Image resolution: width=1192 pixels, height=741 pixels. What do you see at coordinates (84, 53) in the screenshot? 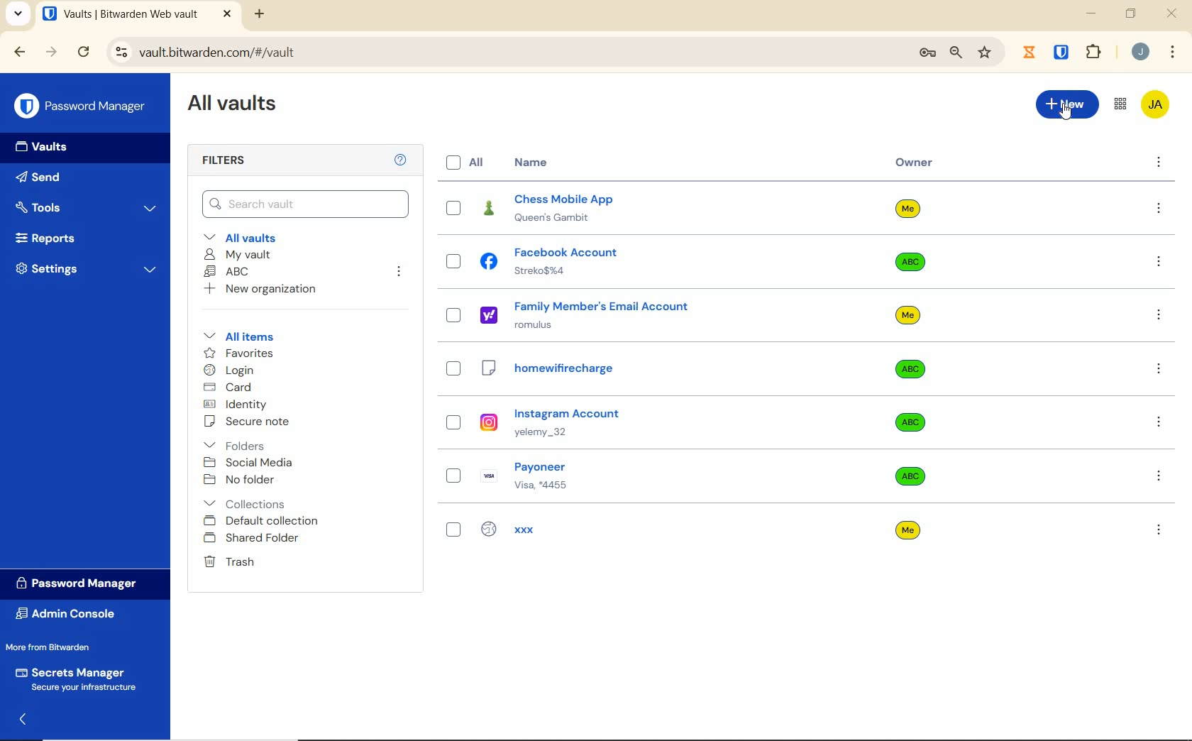
I see `RELOAD` at bounding box center [84, 53].